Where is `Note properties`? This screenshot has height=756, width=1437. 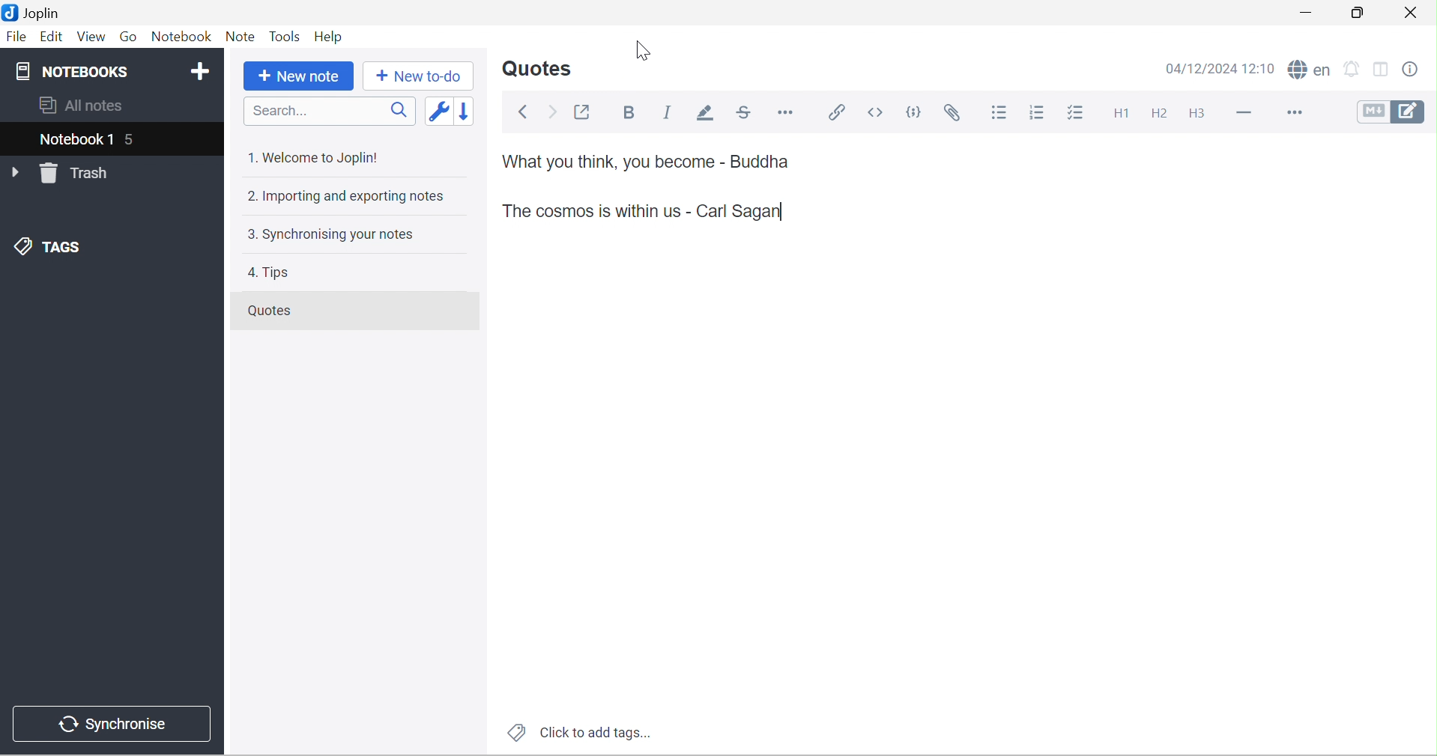 Note properties is located at coordinates (1420, 67).